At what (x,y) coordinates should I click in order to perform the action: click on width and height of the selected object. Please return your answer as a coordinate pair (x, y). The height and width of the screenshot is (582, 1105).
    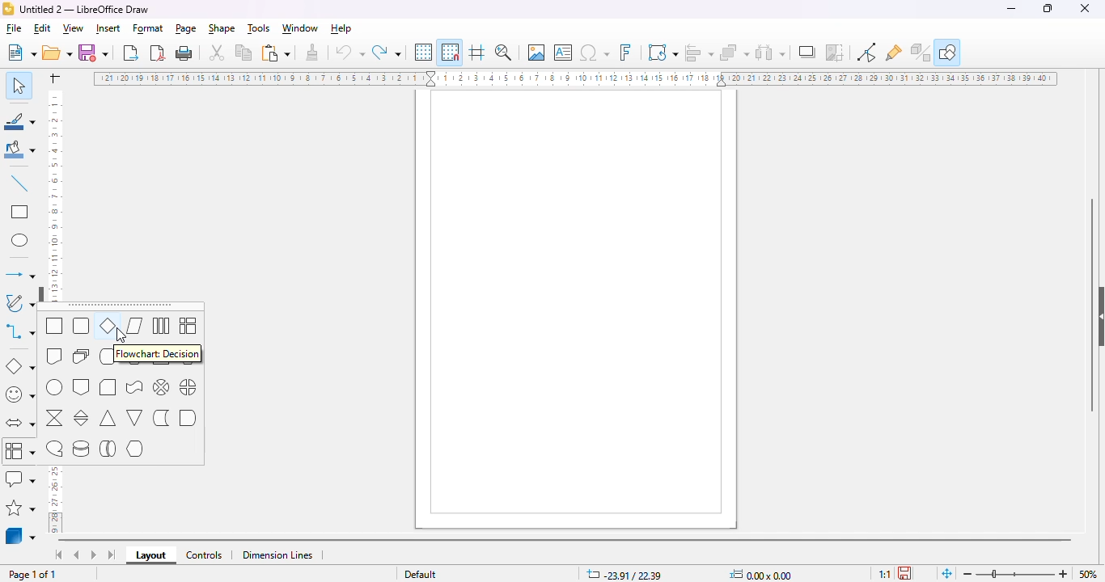
    Looking at the image, I should click on (762, 574).